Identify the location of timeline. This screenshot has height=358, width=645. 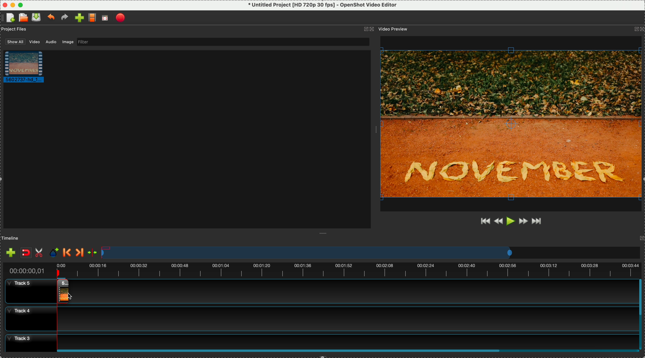
(12, 238).